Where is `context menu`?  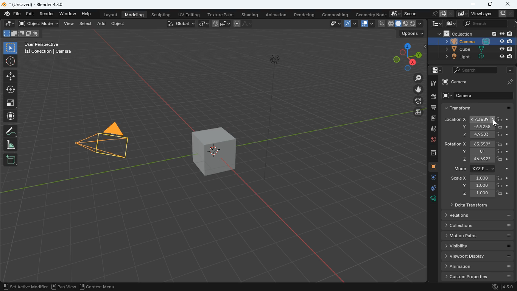
context menu is located at coordinates (99, 286).